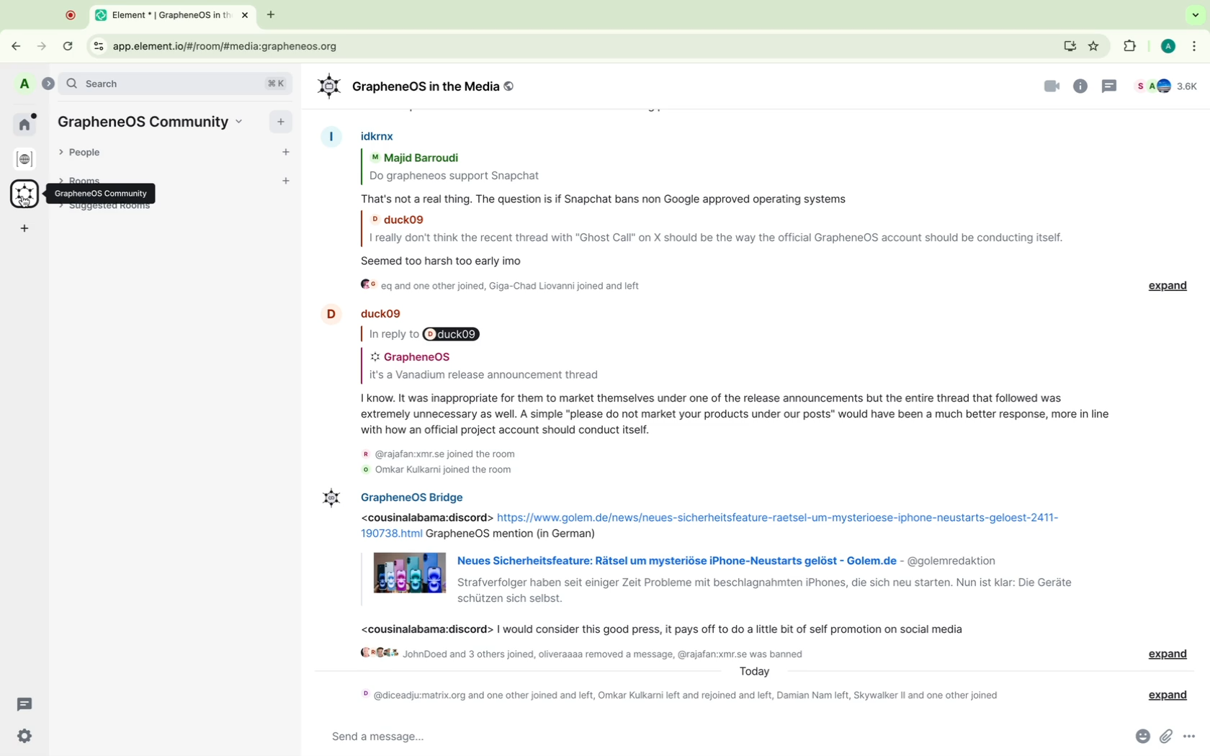 The height and width of the screenshot is (756, 1210). I want to click on expand, so click(1162, 694).